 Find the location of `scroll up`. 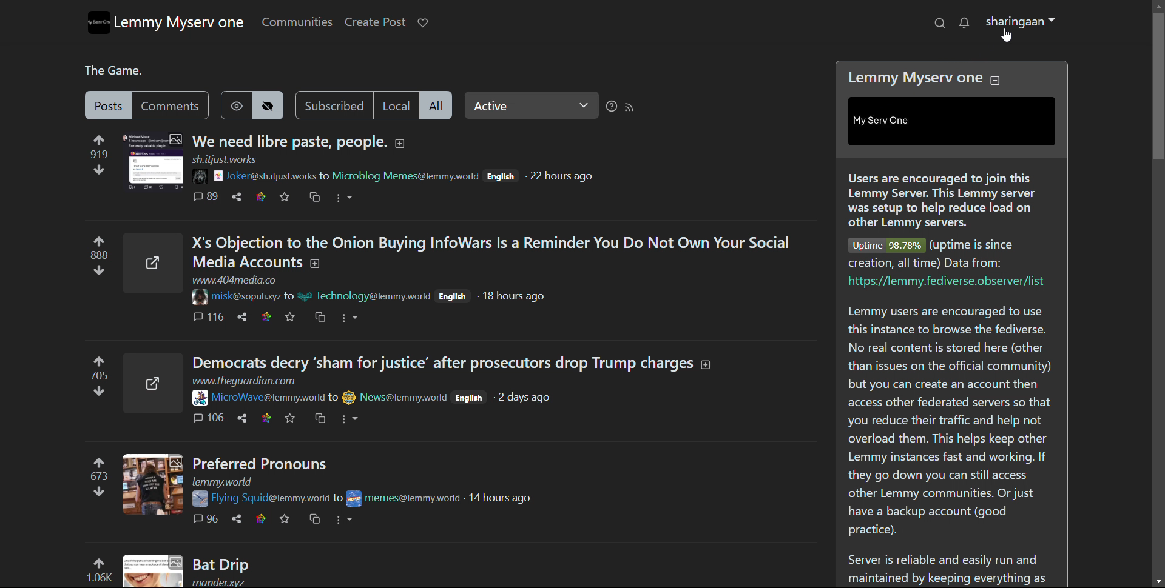

scroll up is located at coordinates (1157, 5).